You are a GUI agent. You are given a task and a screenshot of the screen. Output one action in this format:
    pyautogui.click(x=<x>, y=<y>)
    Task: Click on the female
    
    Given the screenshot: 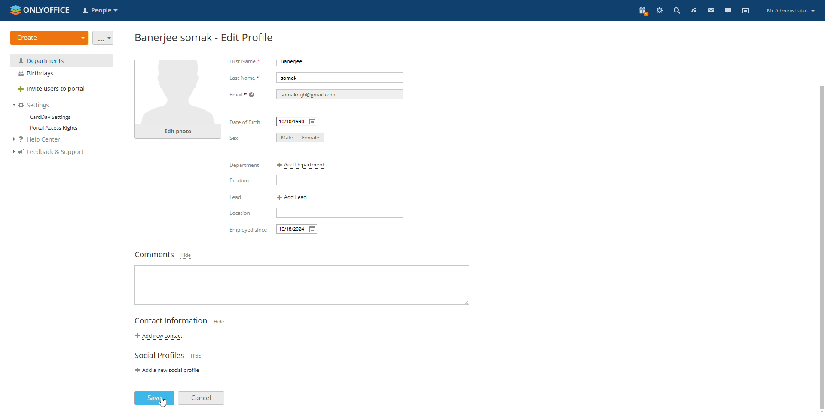 What is the action you would take?
    pyautogui.click(x=312, y=137)
    